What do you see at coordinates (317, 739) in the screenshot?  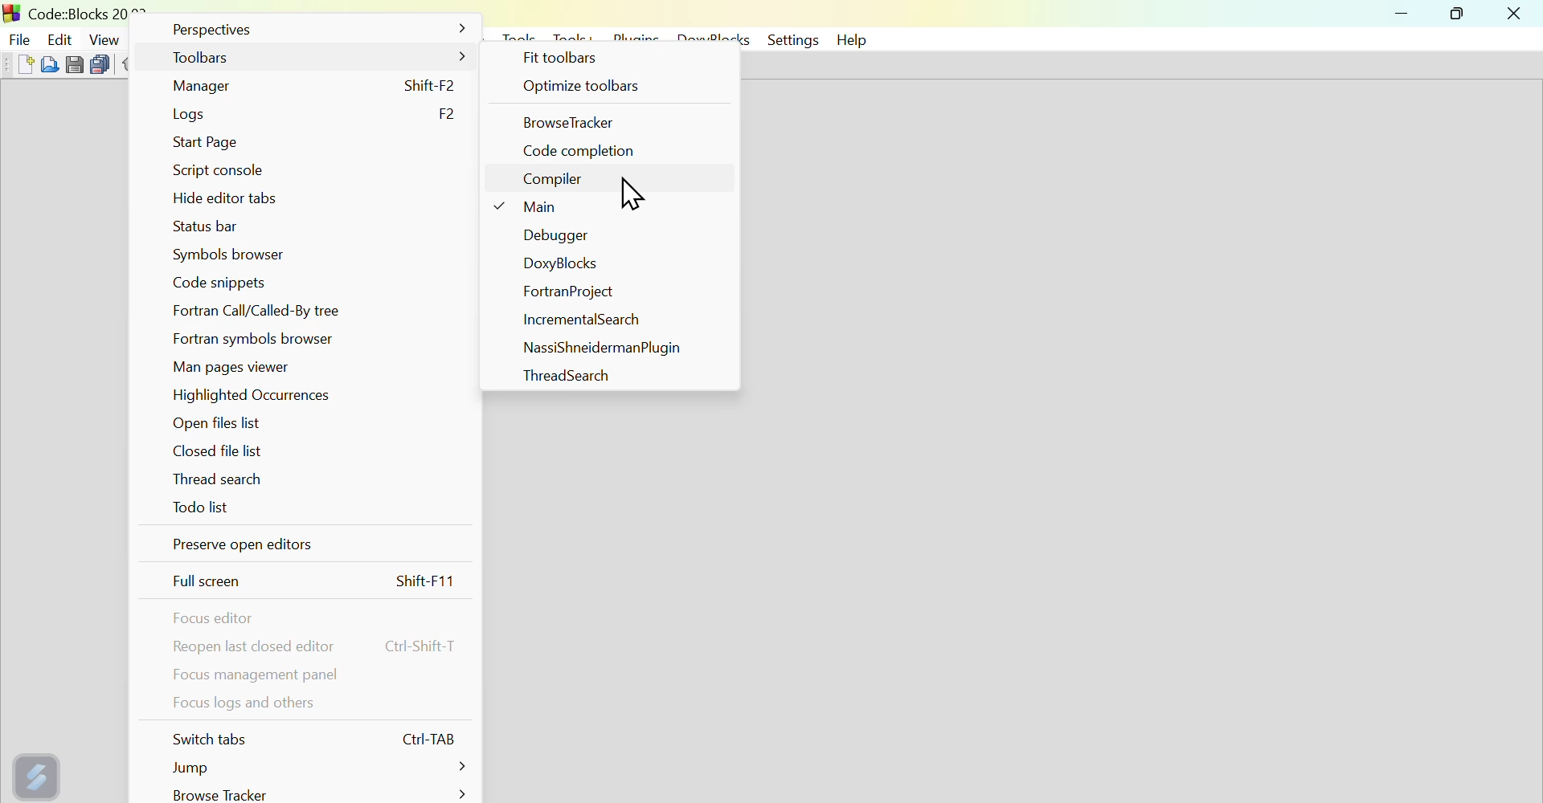 I see `Switch tabs` at bounding box center [317, 739].